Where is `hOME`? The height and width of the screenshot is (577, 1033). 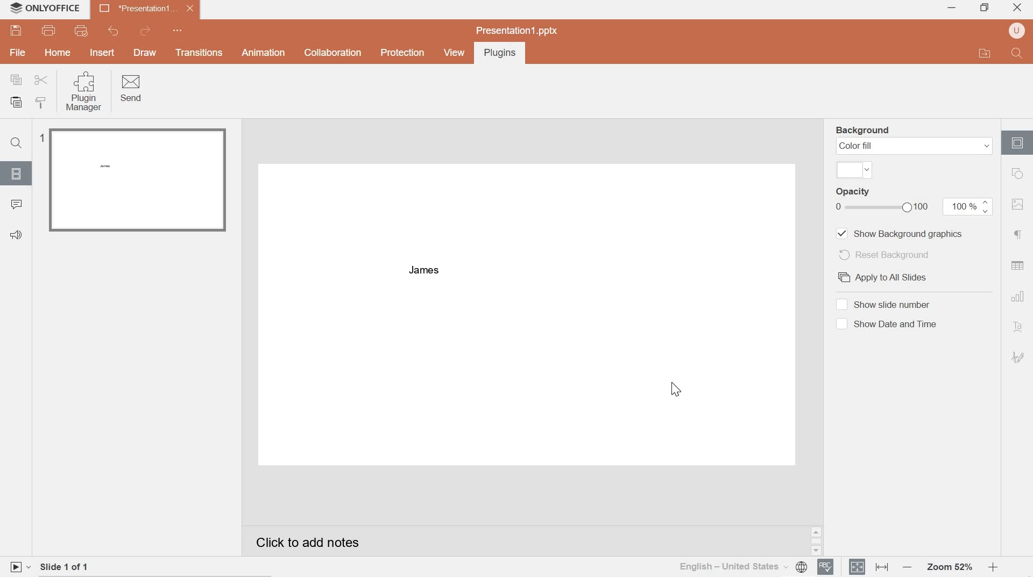
hOME is located at coordinates (58, 54).